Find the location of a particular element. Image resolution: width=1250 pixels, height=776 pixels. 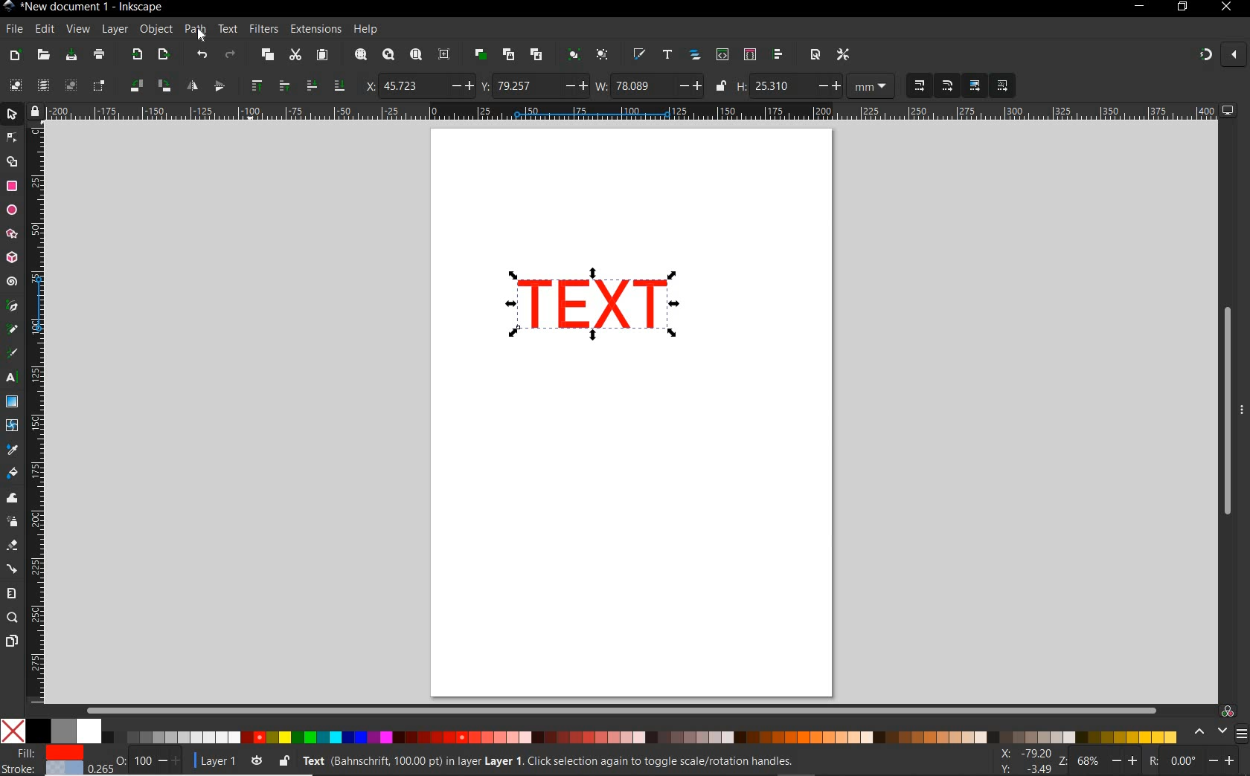

REDO is located at coordinates (231, 54).